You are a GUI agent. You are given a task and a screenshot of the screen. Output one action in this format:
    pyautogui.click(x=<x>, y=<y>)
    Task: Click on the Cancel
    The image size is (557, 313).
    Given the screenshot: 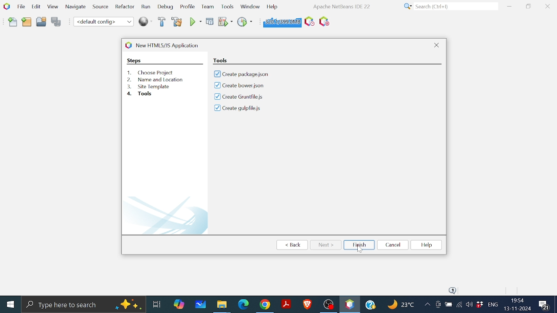 What is the action you would take?
    pyautogui.click(x=393, y=245)
    